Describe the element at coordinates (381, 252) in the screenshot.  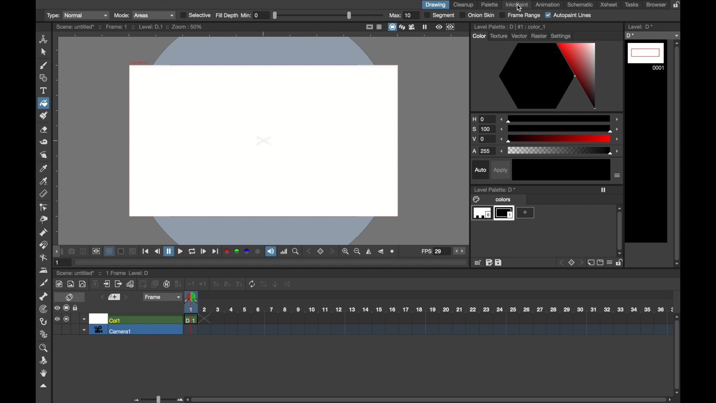
I see `flip vertically` at that location.